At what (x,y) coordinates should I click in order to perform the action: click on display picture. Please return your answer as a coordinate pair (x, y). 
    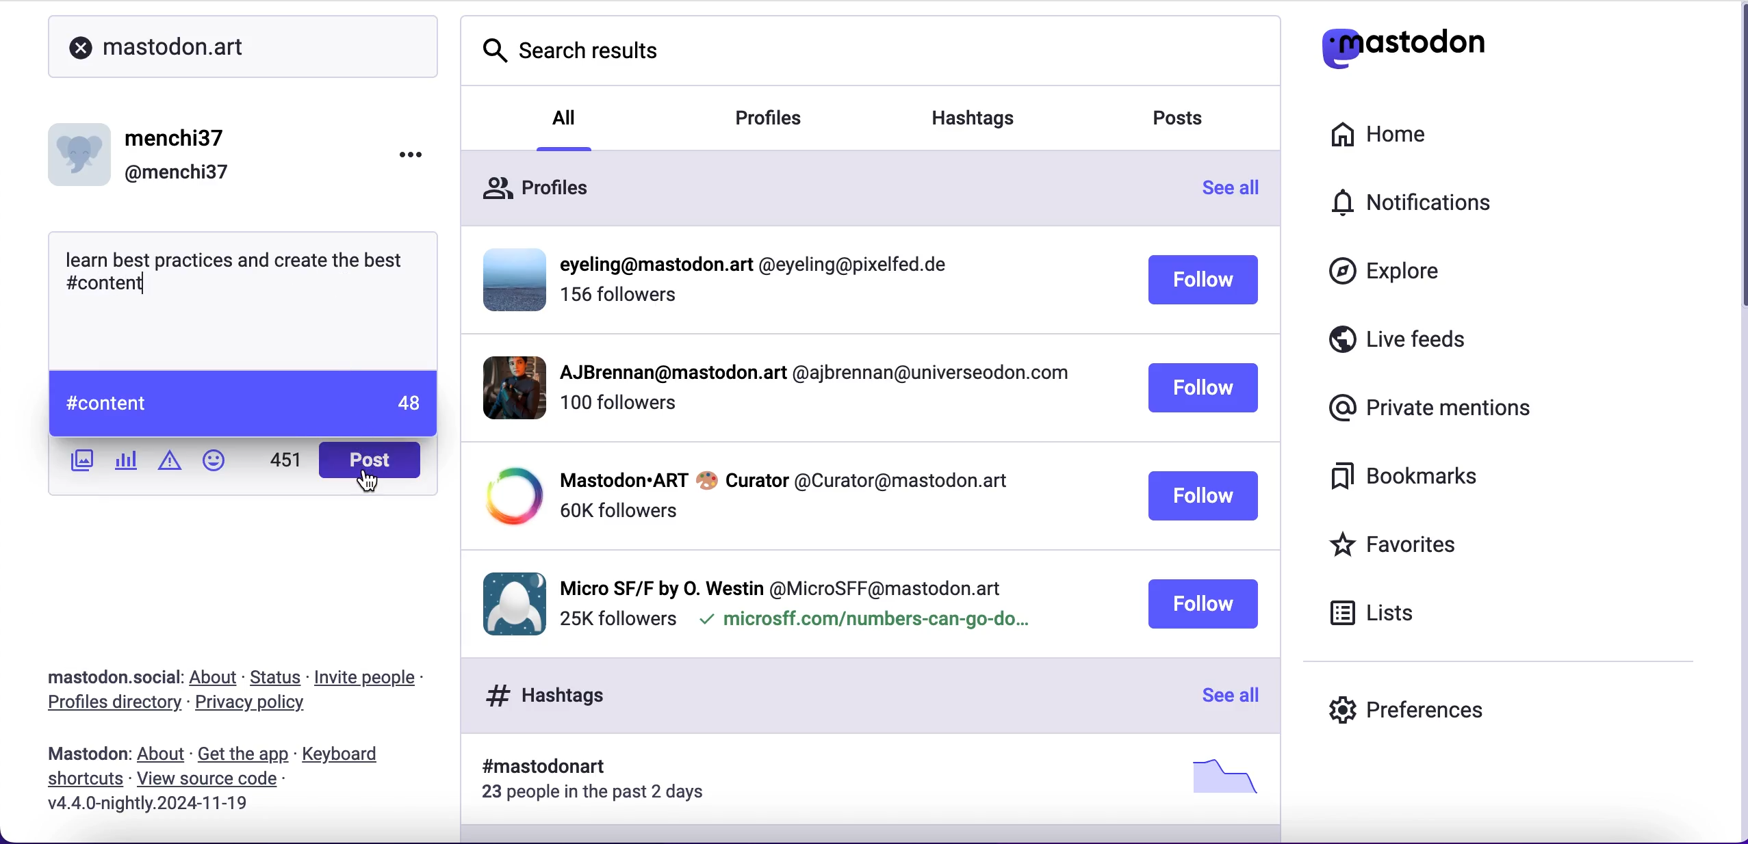
    Looking at the image, I should click on (509, 278).